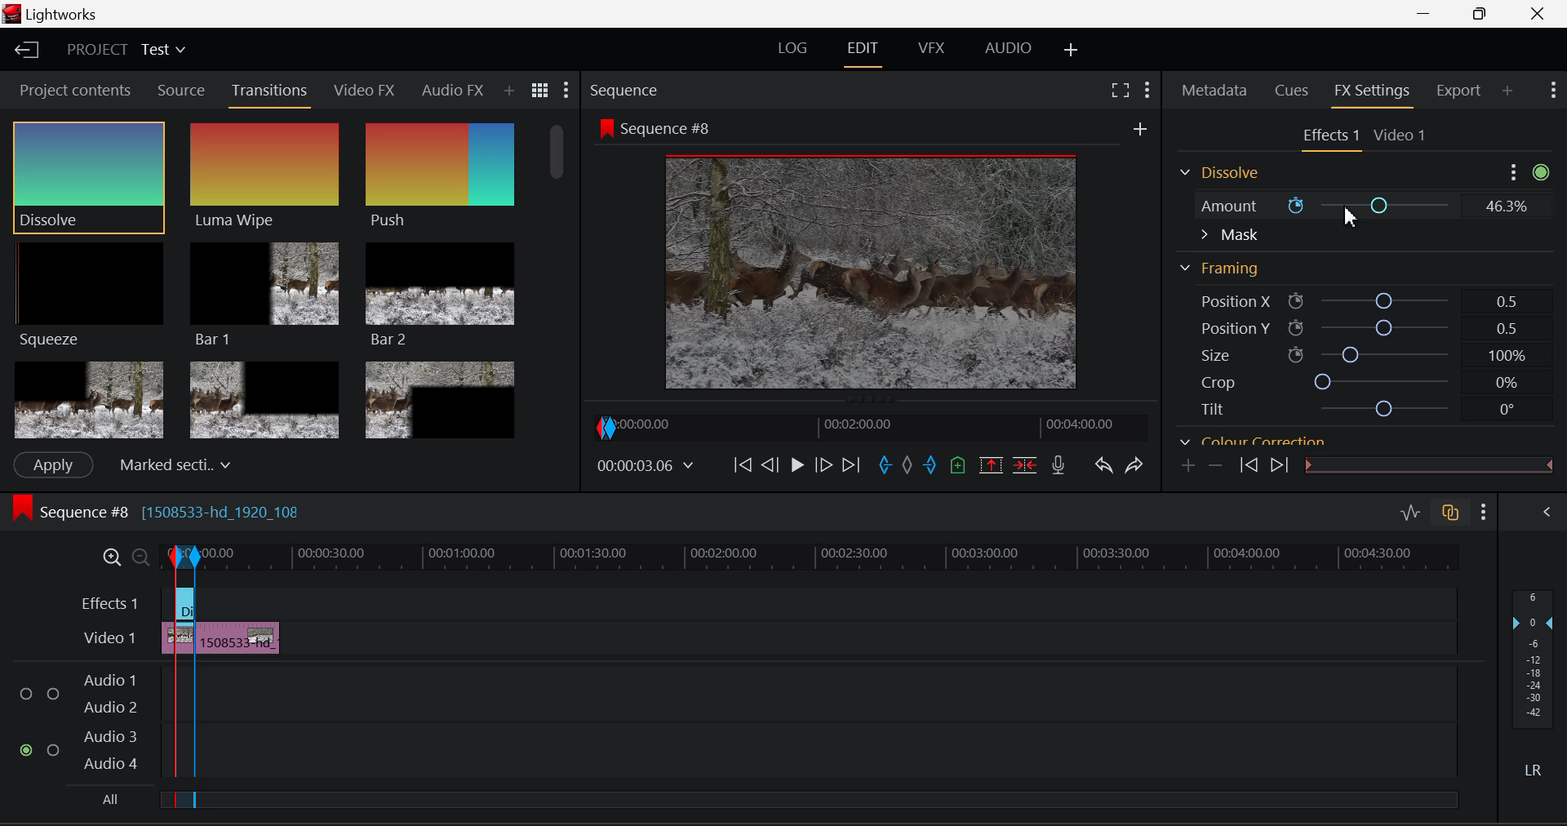 The image size is (1567, 826). Describe the element at coordinates (1224, 174) in the screenshot. I see `Dissolve Section` at that location.